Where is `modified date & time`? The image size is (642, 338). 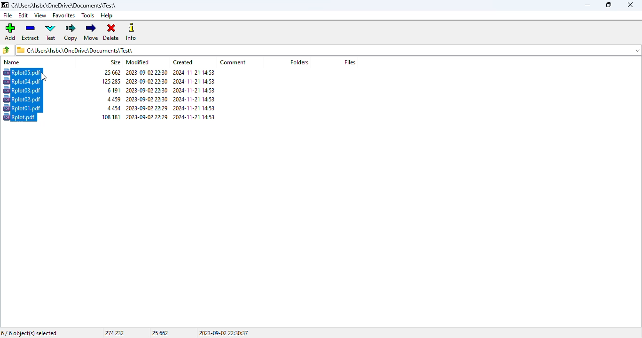
modified date & time is located at coordinates (147, 116).